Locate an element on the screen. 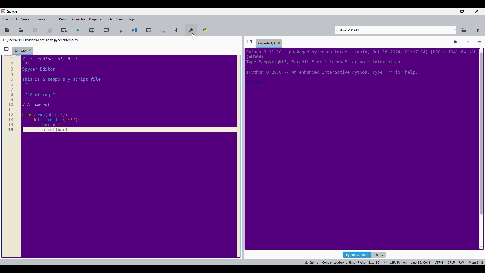  Line 15, Col 1 is located at coordinates (421, 262).